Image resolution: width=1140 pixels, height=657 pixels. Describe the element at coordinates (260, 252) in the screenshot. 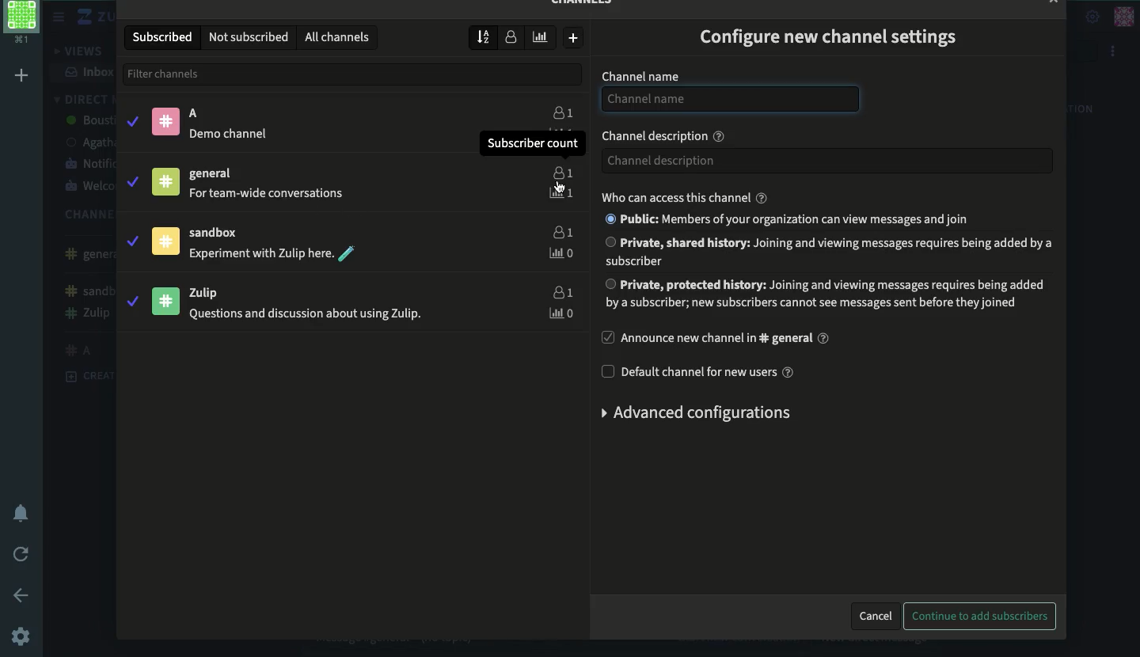

I see `Experiment with Zulip here.` at that location.